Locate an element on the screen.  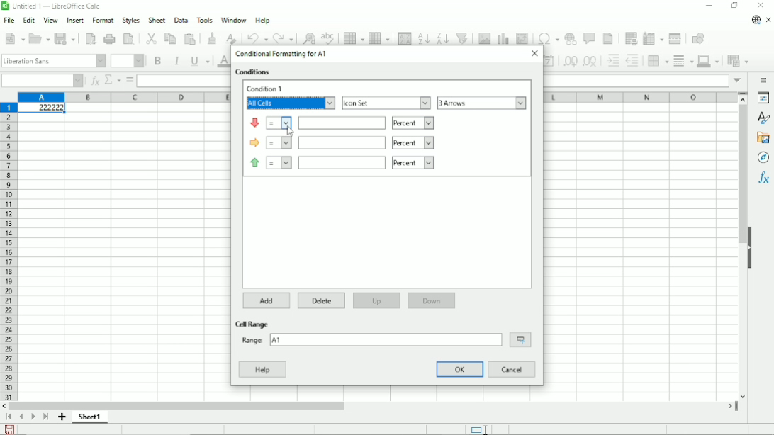
expand formula bar is located at coordinates (737, 80).